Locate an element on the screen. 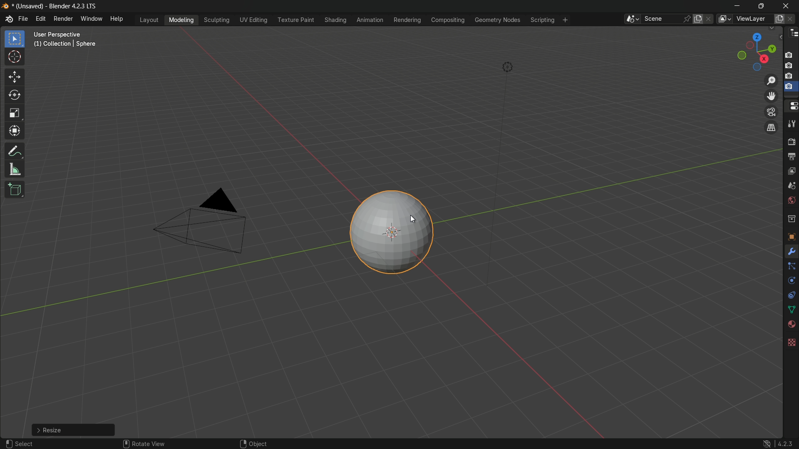 This screenshot has height=449, width=799. browse scenes is located at coordinates (631, 19).